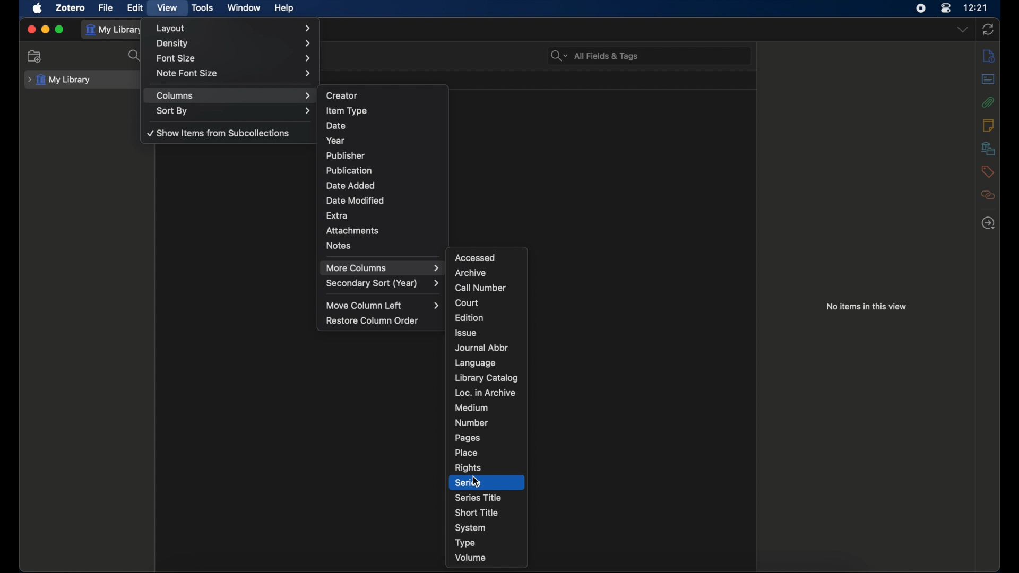  What do you see at coordinates (988, 125) in the screenshot?
I see `notes` at bounding box center [988, 125].